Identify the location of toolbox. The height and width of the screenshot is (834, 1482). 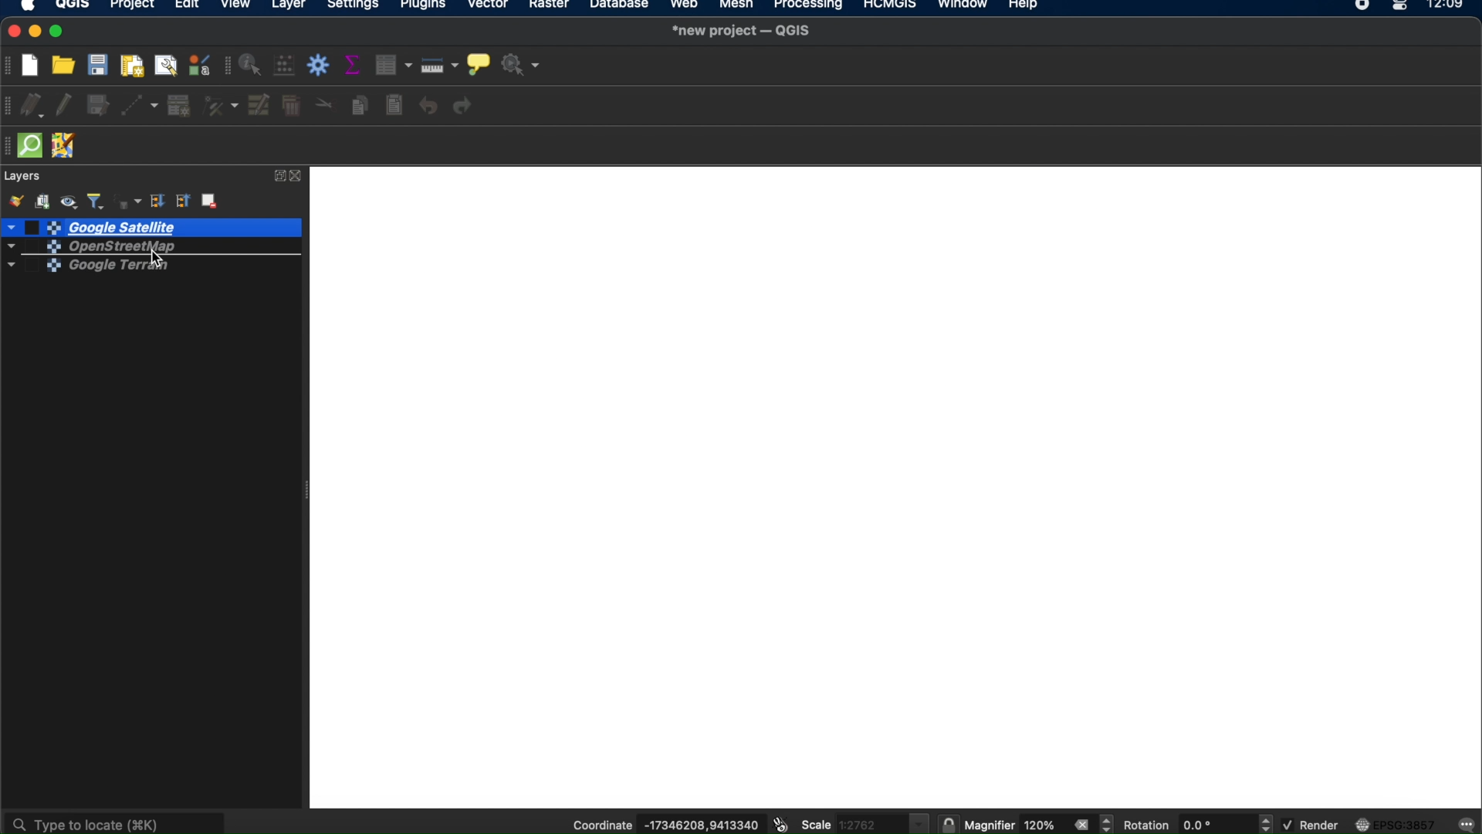
(320, 66).